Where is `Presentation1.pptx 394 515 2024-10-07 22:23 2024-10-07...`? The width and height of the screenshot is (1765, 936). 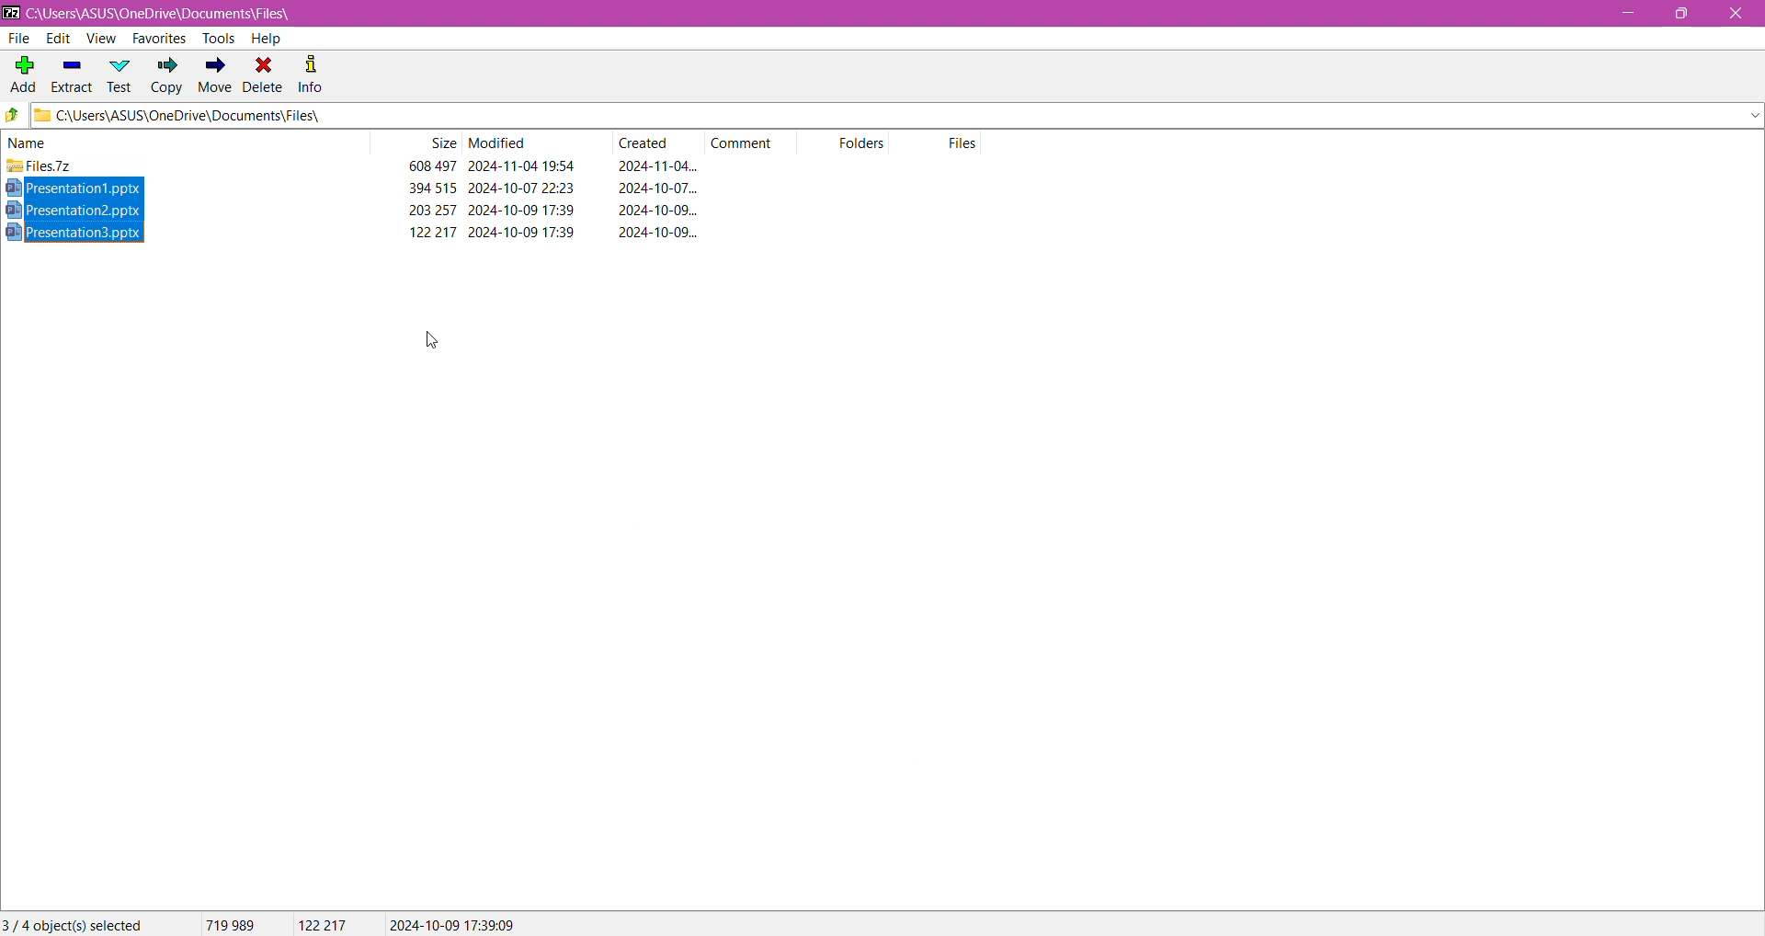 Presentation1.pptx 394 515 2024-10-07 22:23 2024-10-07... is located at coordinates (359, 190).